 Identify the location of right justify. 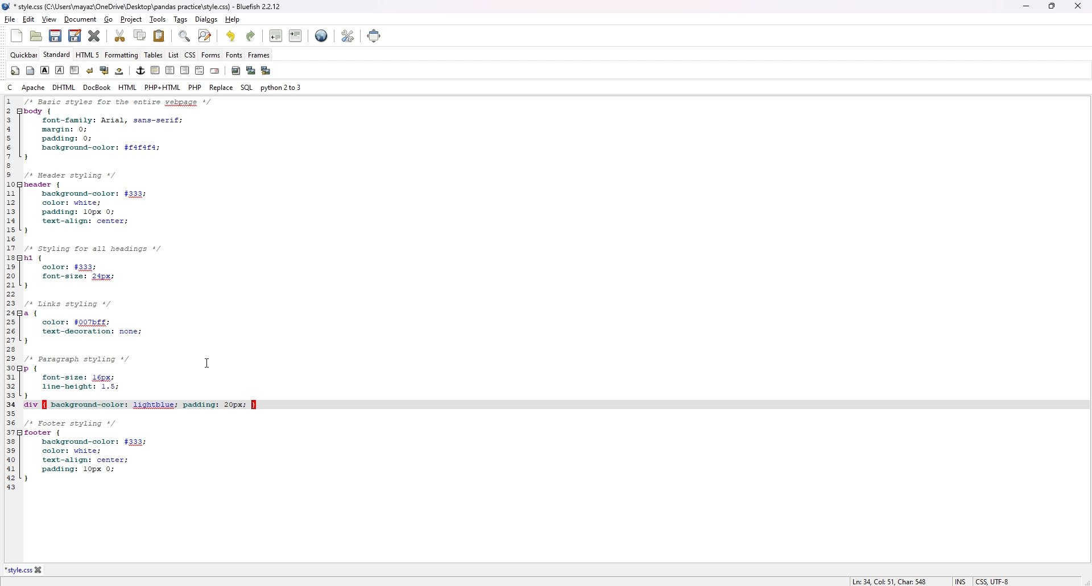
(185, 70).